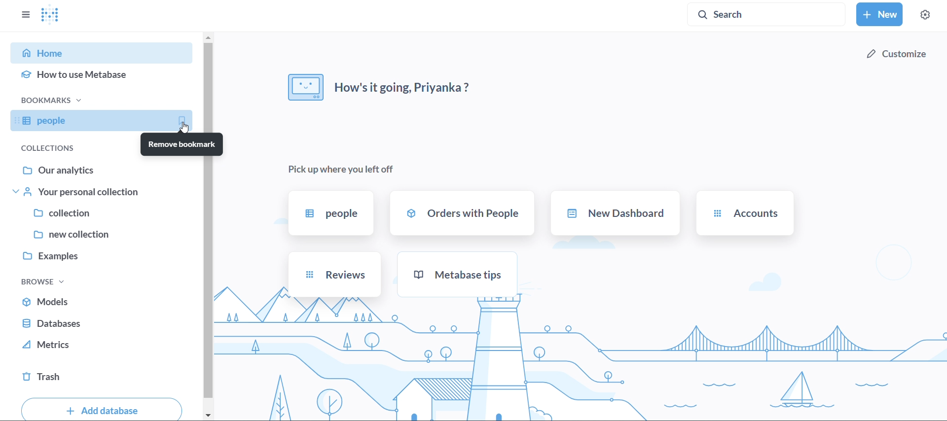 Image resolution: width=947 pixels, height=421 pixels. Describe the element at coordinates (51, 102) in the screenshot. I see `bookmarks` at that location.